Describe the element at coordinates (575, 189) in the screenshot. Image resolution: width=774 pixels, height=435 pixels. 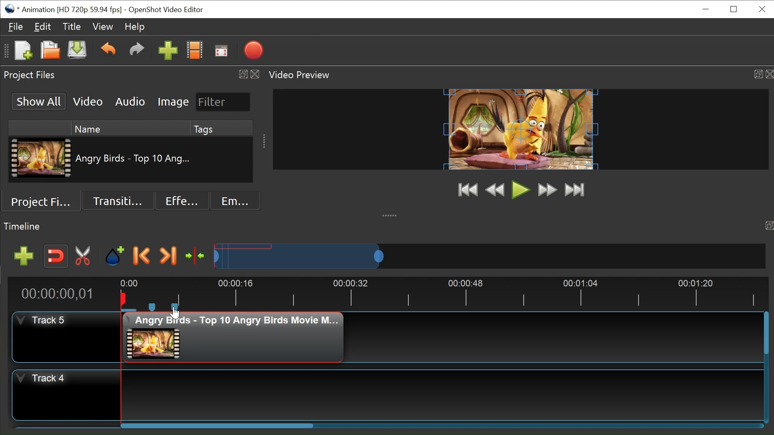
I see `Jump to End` at that location.